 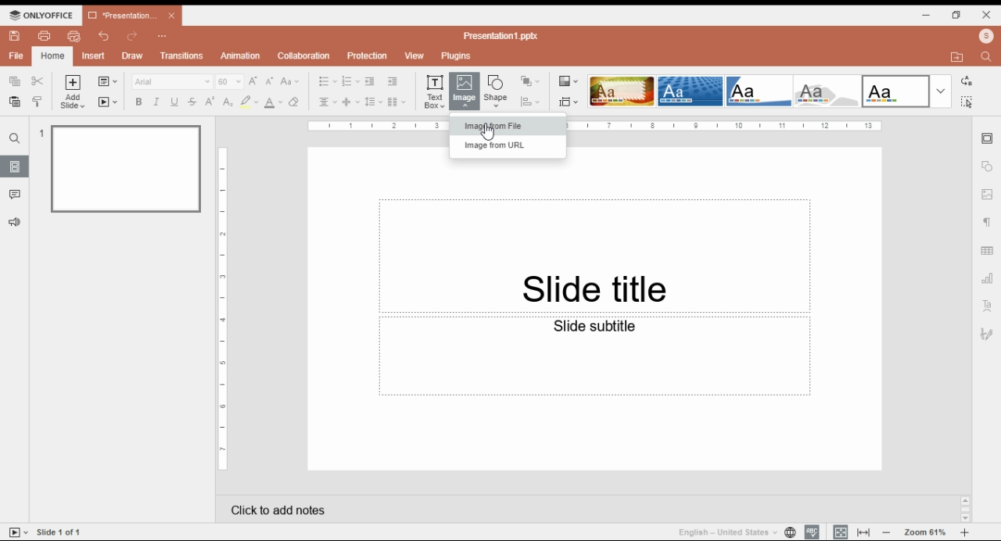 What do you see at coordinates (864, 532) in the screenshot?
I see `fit to width` at bounding box center [864, 532].